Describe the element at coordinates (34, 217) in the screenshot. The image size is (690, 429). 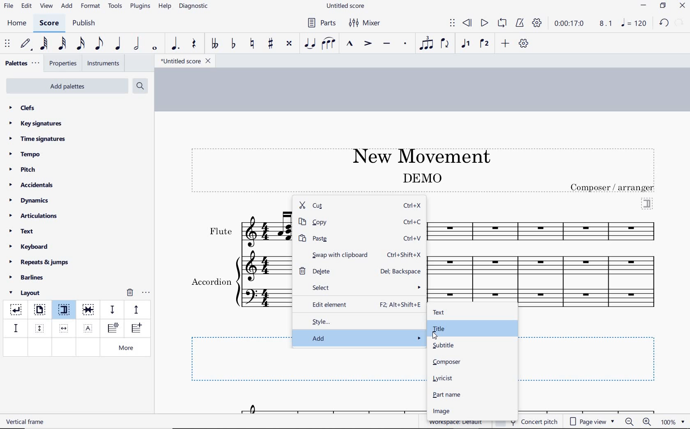
I see `articulations` at that location.